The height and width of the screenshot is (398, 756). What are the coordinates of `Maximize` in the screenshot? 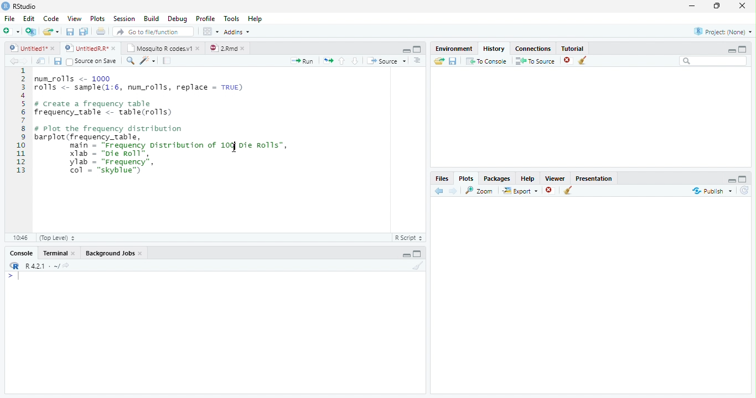 It's located at (717, 6).